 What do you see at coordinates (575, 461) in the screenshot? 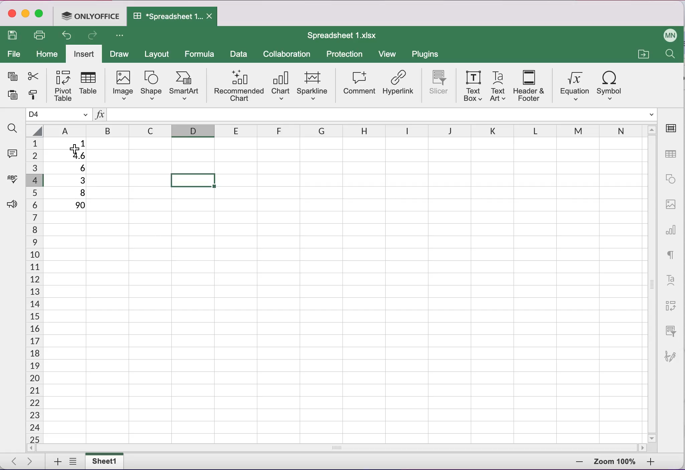
I see `zoom out` at bounding box center [575, 461].